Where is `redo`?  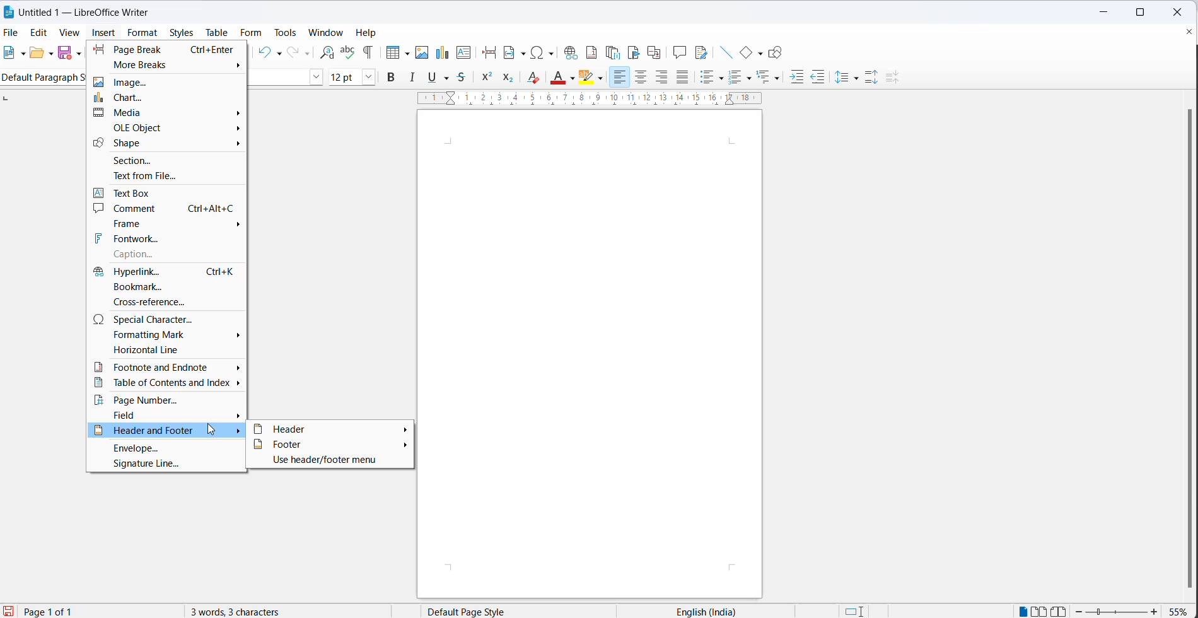
redo is located at coordinates (293, 50).